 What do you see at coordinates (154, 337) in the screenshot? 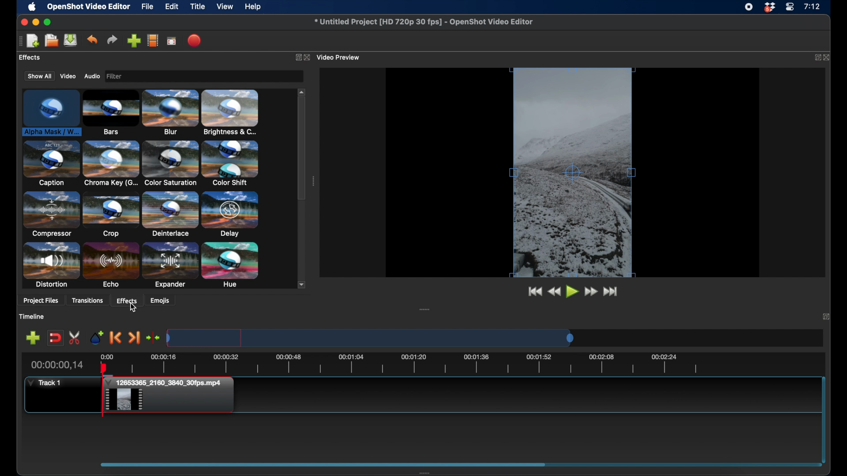
I see `center the playhead on timeline` at bounding box center [154, 337].